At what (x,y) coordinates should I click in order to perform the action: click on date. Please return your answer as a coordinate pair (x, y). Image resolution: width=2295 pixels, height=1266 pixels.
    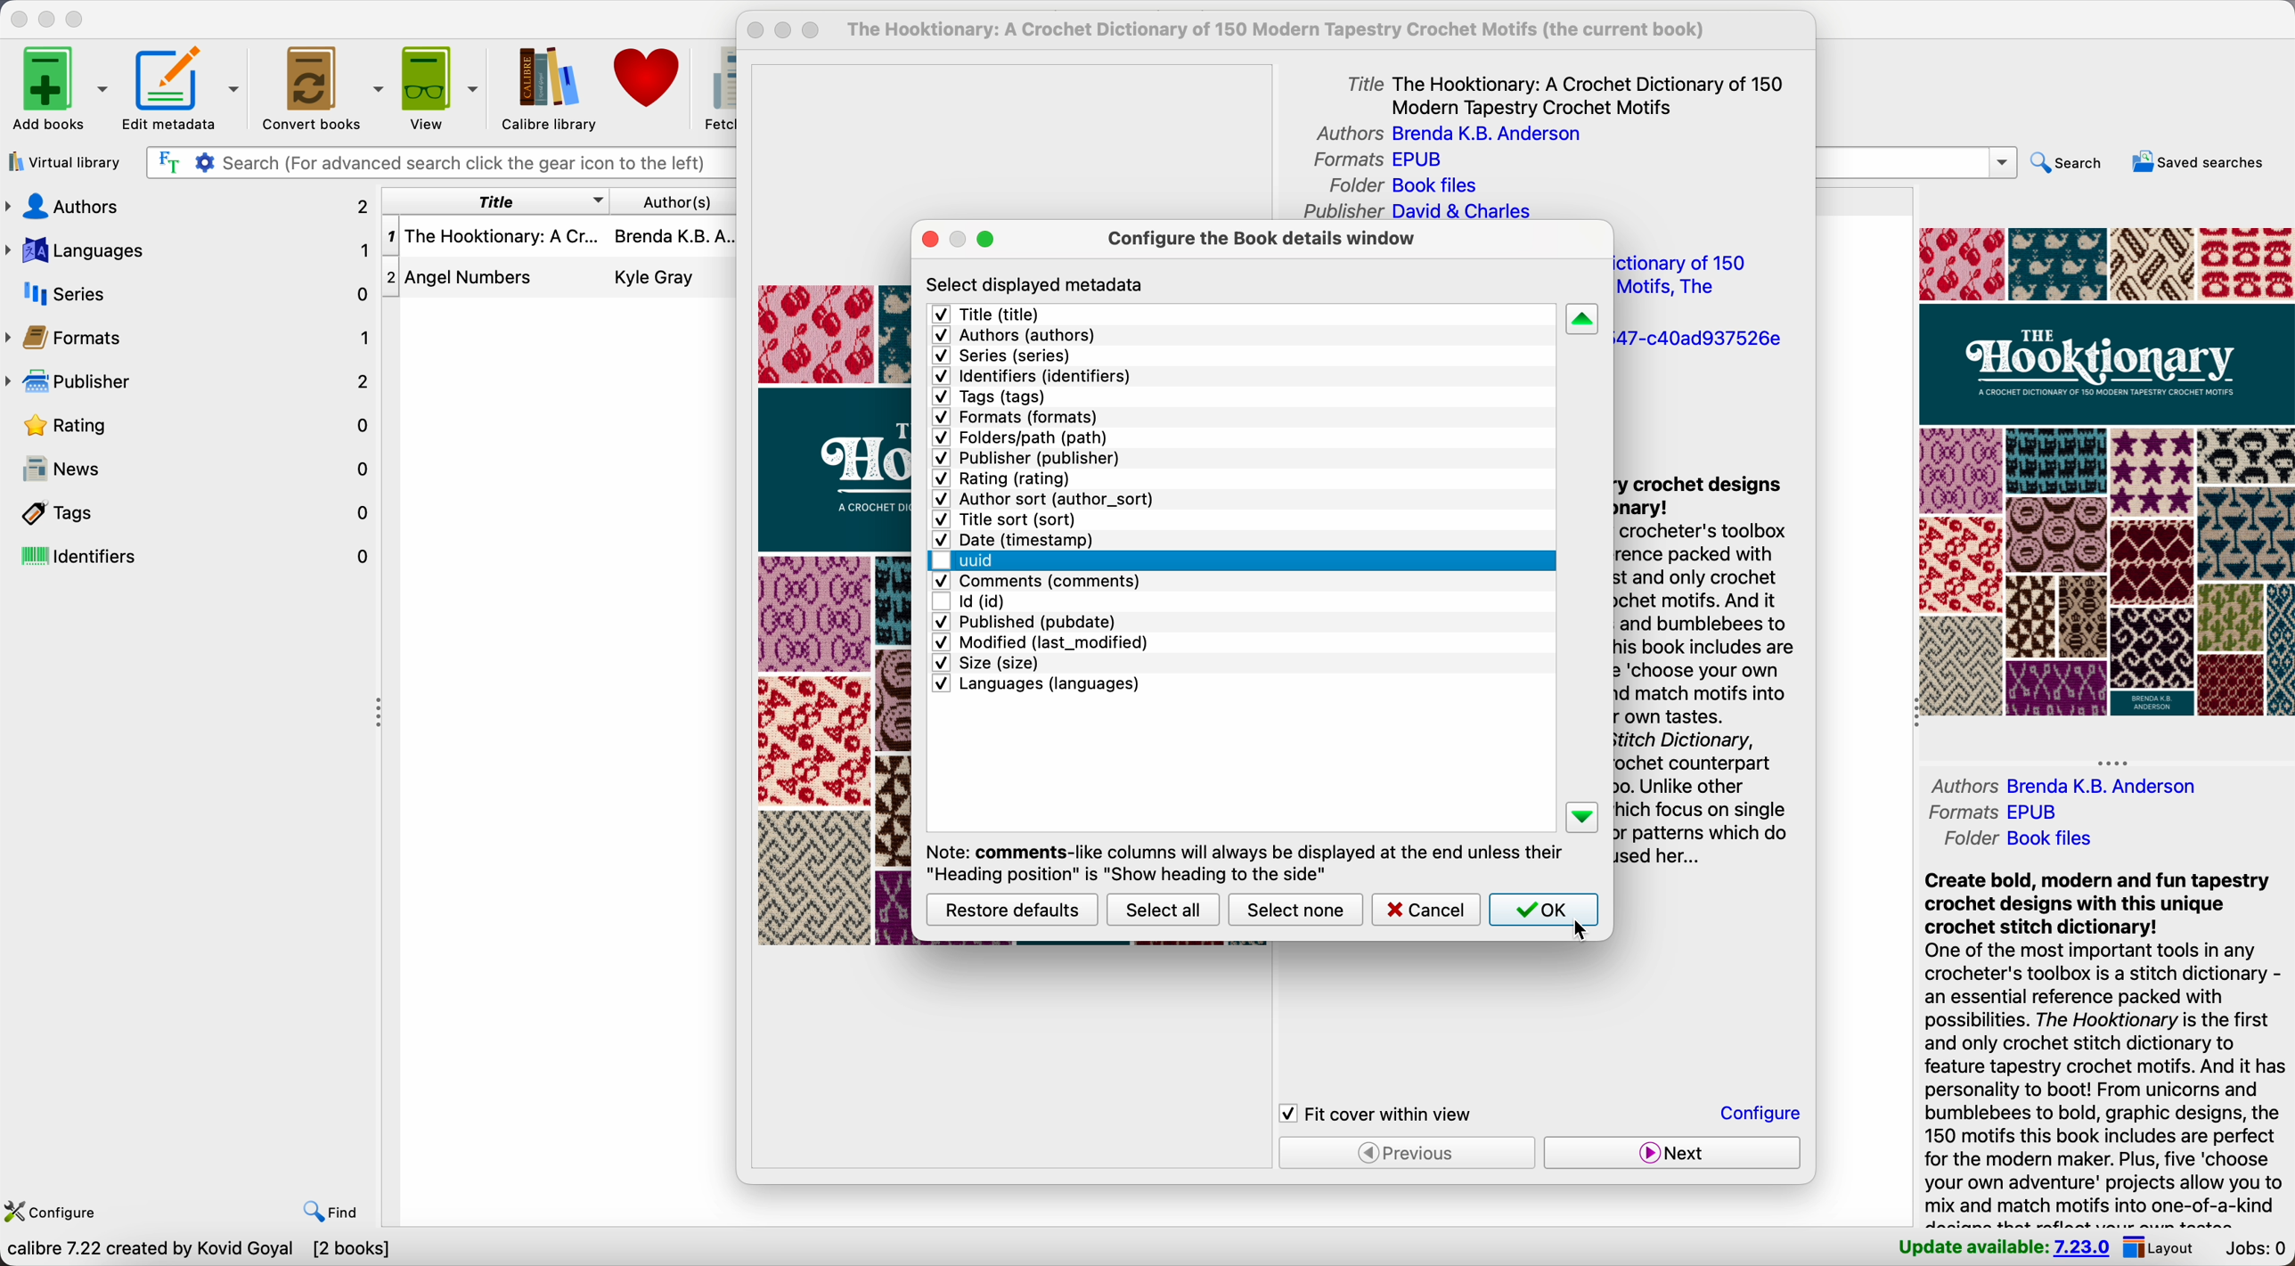
    Looking at the image, I should click on (1019, 541).